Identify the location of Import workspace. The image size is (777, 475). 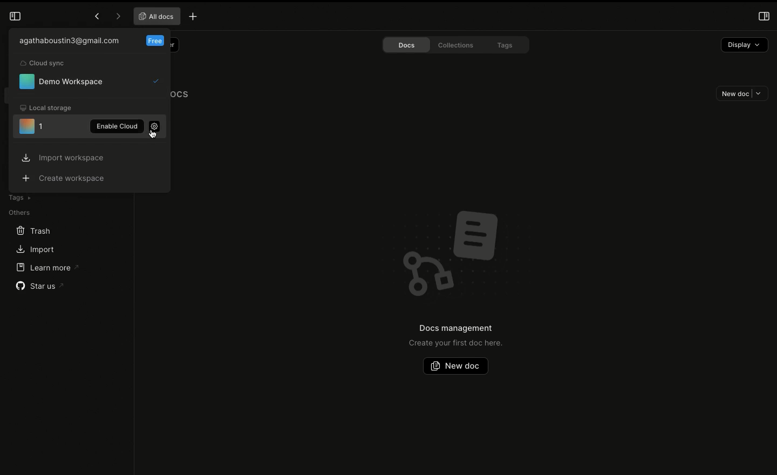
(63, 159).